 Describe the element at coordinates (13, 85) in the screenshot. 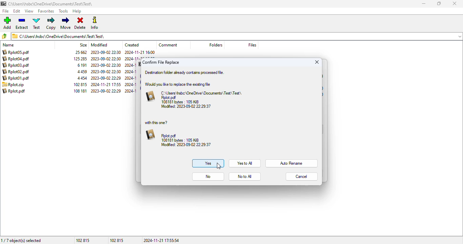

I see `Rplot.zip` at that location.